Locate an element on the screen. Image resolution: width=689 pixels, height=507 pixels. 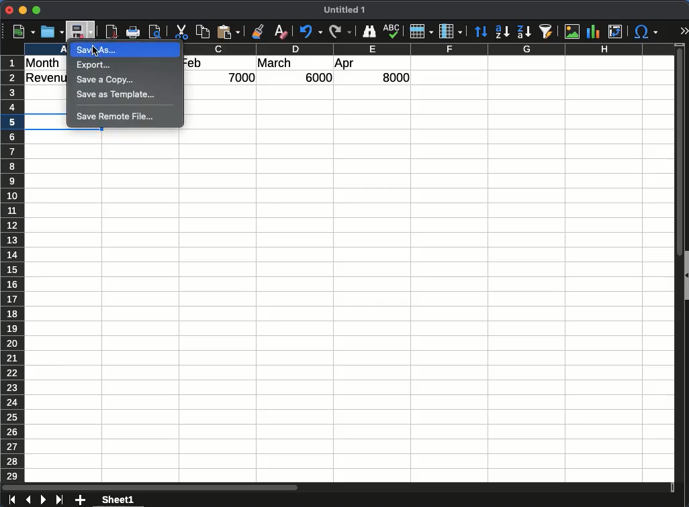
previous sheet is located at coordinates (27, 500).